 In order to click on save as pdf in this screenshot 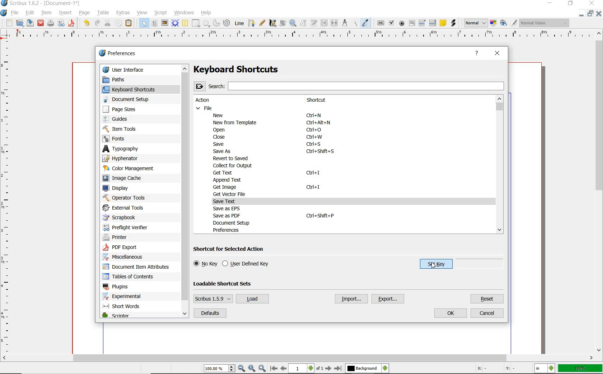, I will do `click(229, 216)`.